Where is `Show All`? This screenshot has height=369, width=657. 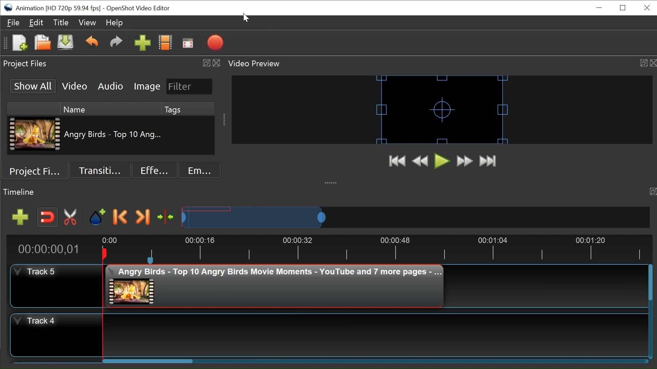
Show All is located at coordinates (33, 85).